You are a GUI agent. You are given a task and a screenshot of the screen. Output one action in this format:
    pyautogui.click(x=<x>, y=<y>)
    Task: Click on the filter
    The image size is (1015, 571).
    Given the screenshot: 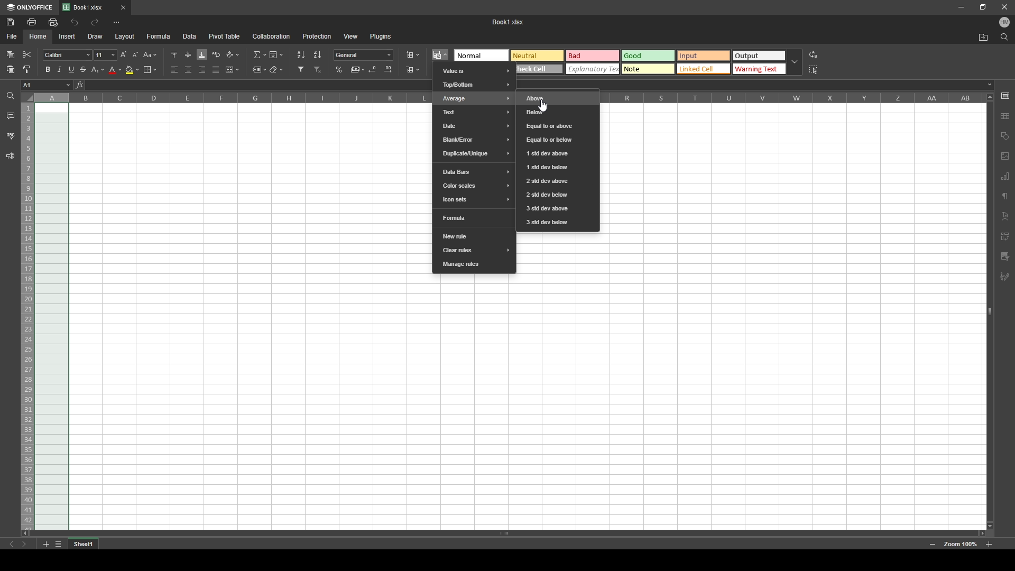 What is the action you would take?
    pyautogui.click(x=301, y=69)
    